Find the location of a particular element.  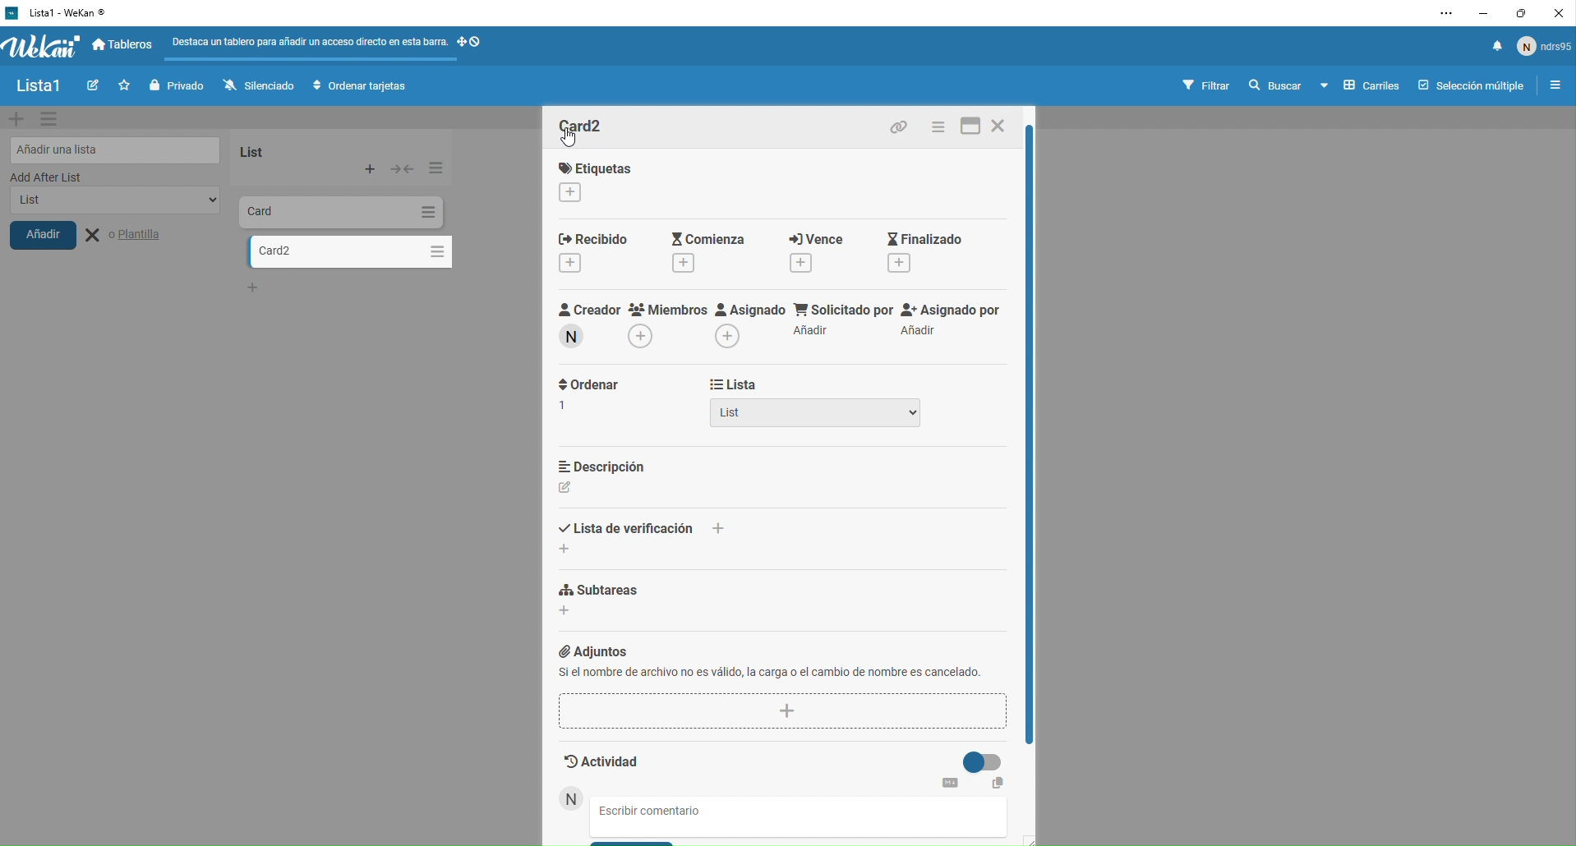

list is located at coordinates (109, 205).